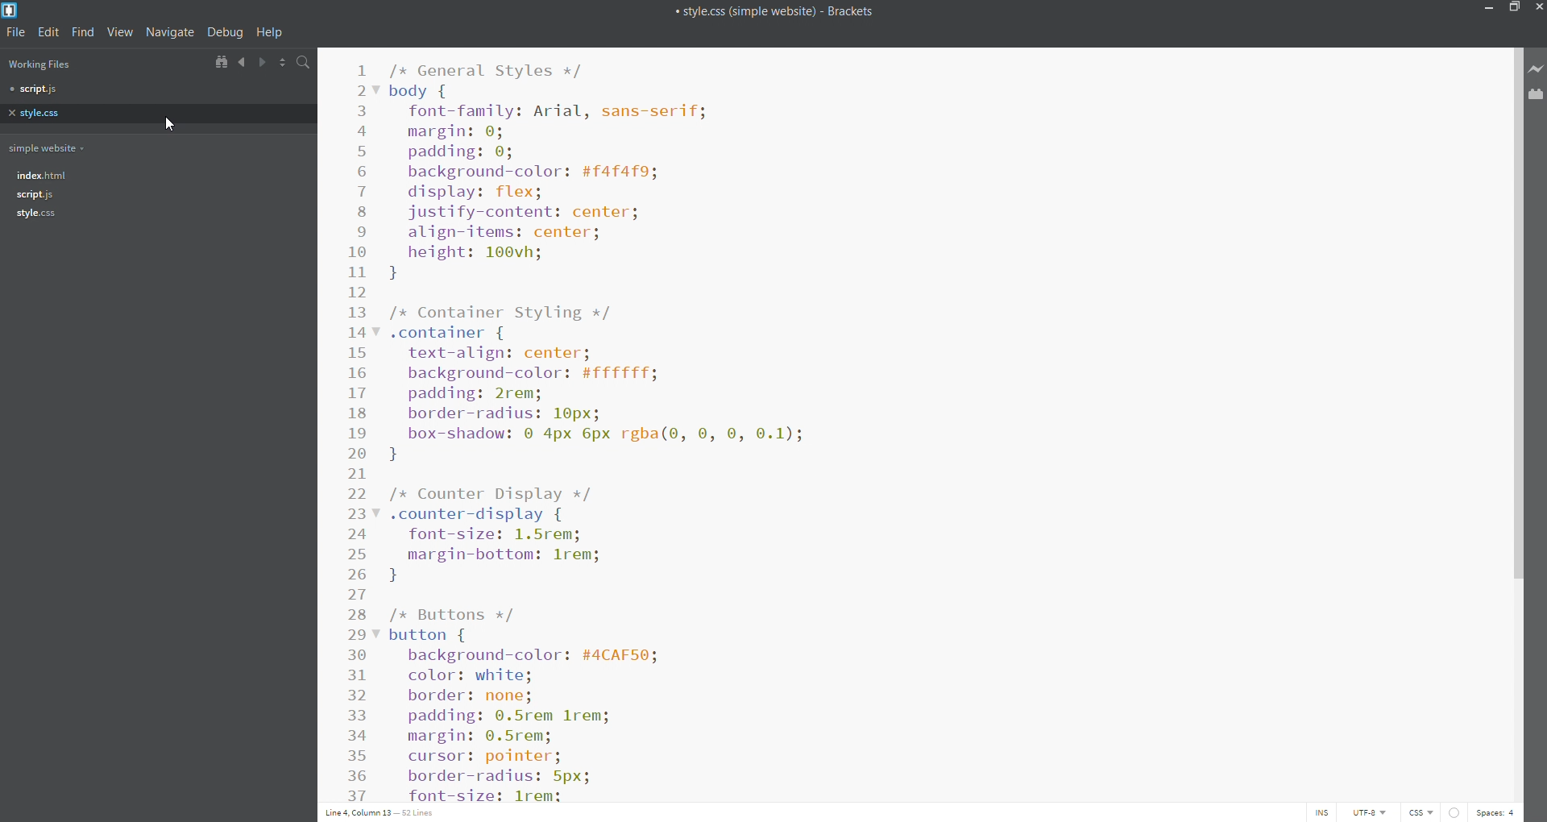  I want to click on file, so click(19, 33).